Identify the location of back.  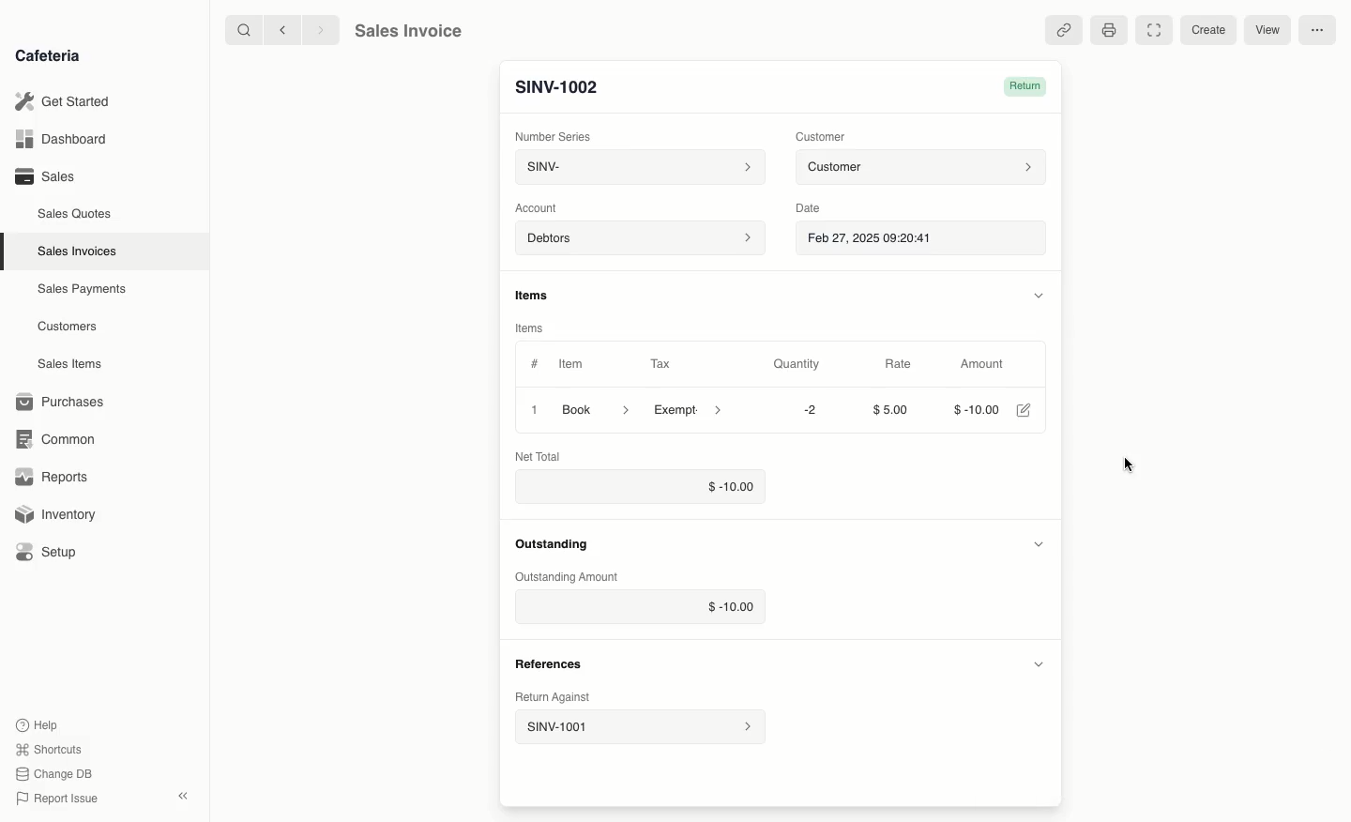
(285, 30).